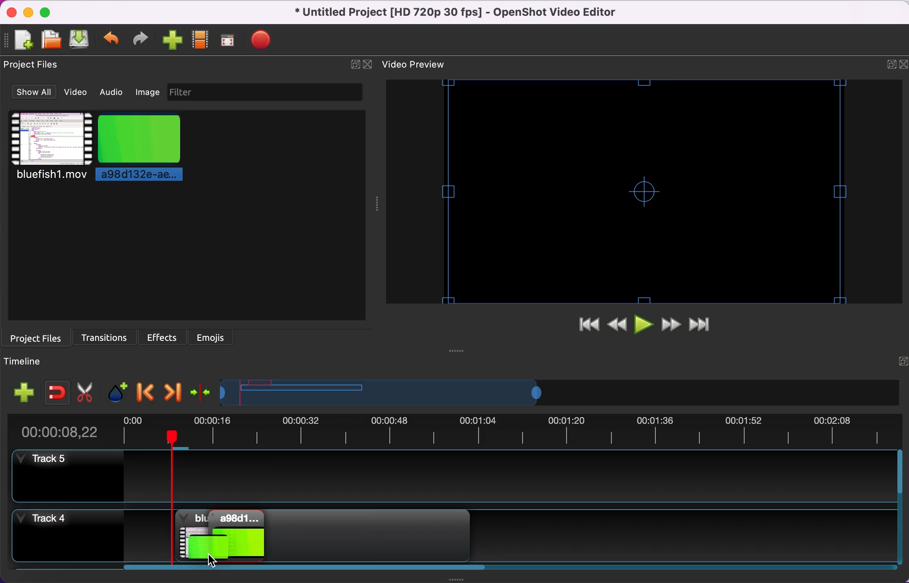 Image resolution: width=909 pixels, height=583 pixels. I want to click on , so click(11, 12).